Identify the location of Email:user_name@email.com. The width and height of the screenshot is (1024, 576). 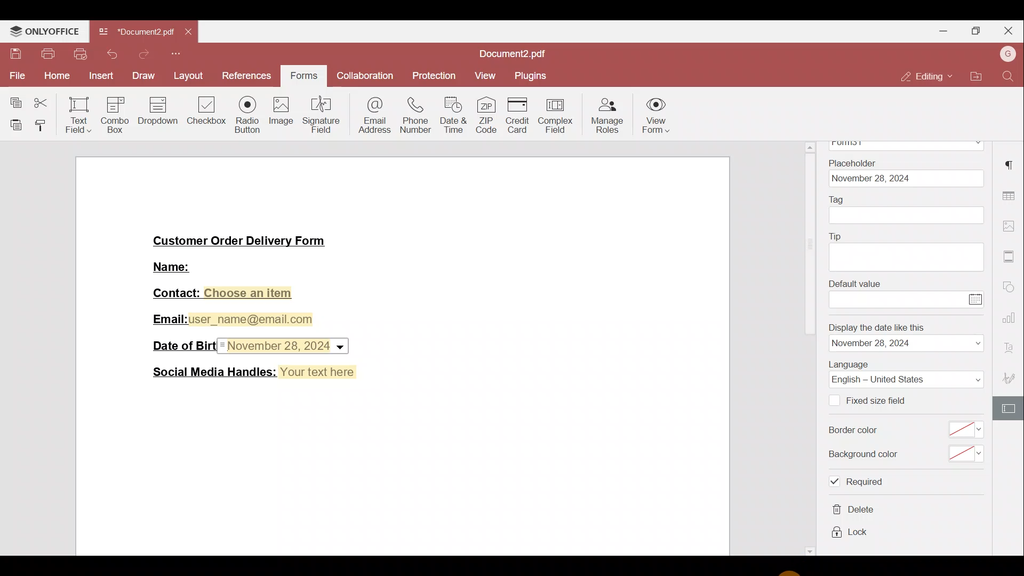
(230, 319).